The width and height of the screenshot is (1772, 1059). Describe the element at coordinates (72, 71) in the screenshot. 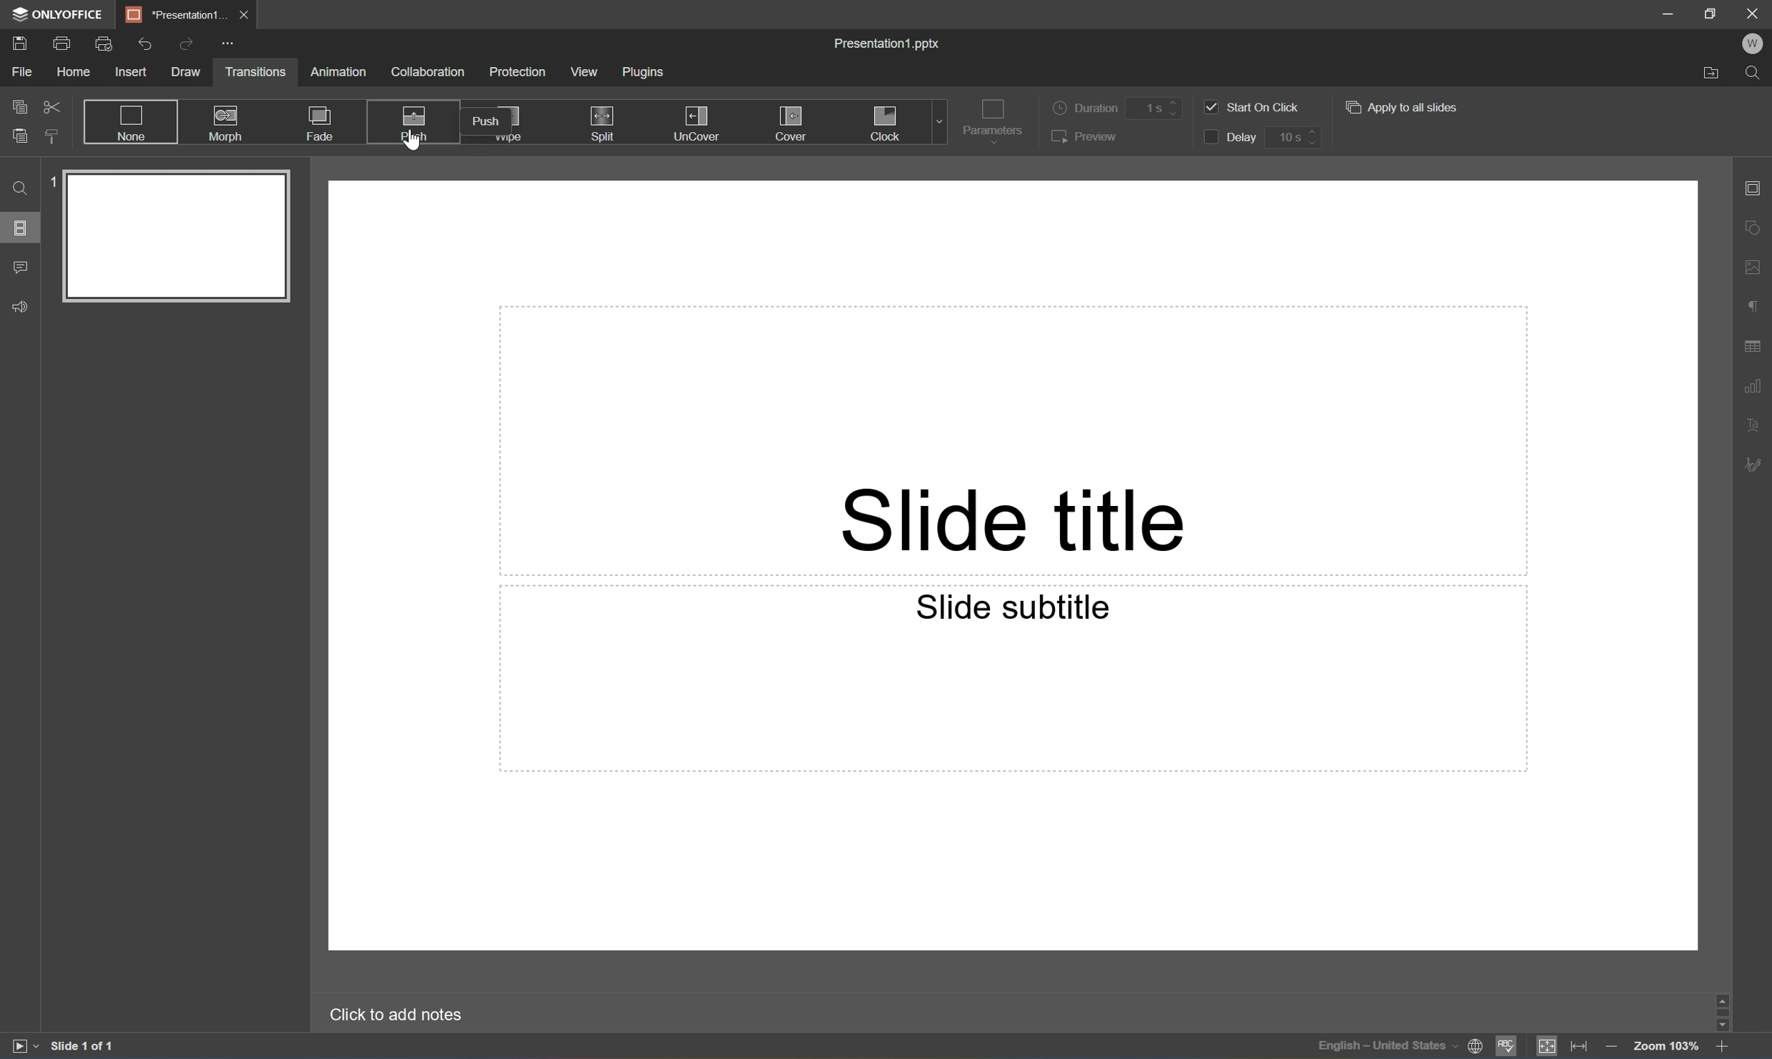

I see `Home` at that location.